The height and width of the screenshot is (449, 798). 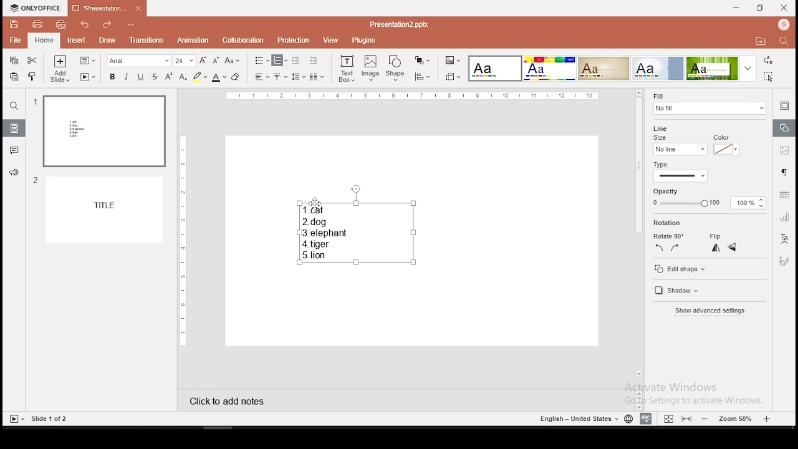 What do you see at coordinates (784, 107) in the screenshot?
I see `slide settings` at bounding box center [784, 107].